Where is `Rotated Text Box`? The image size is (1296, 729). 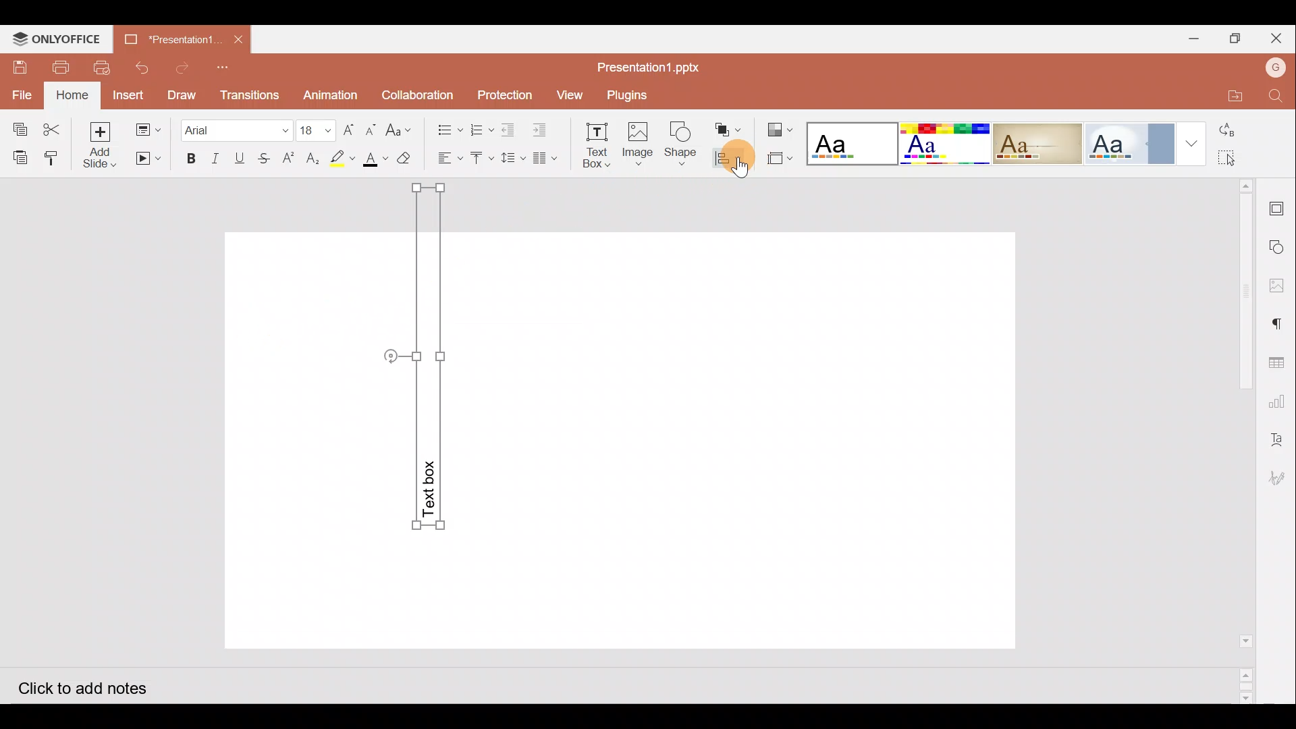
Rotated Text Box is located at coordinates (424, 361).